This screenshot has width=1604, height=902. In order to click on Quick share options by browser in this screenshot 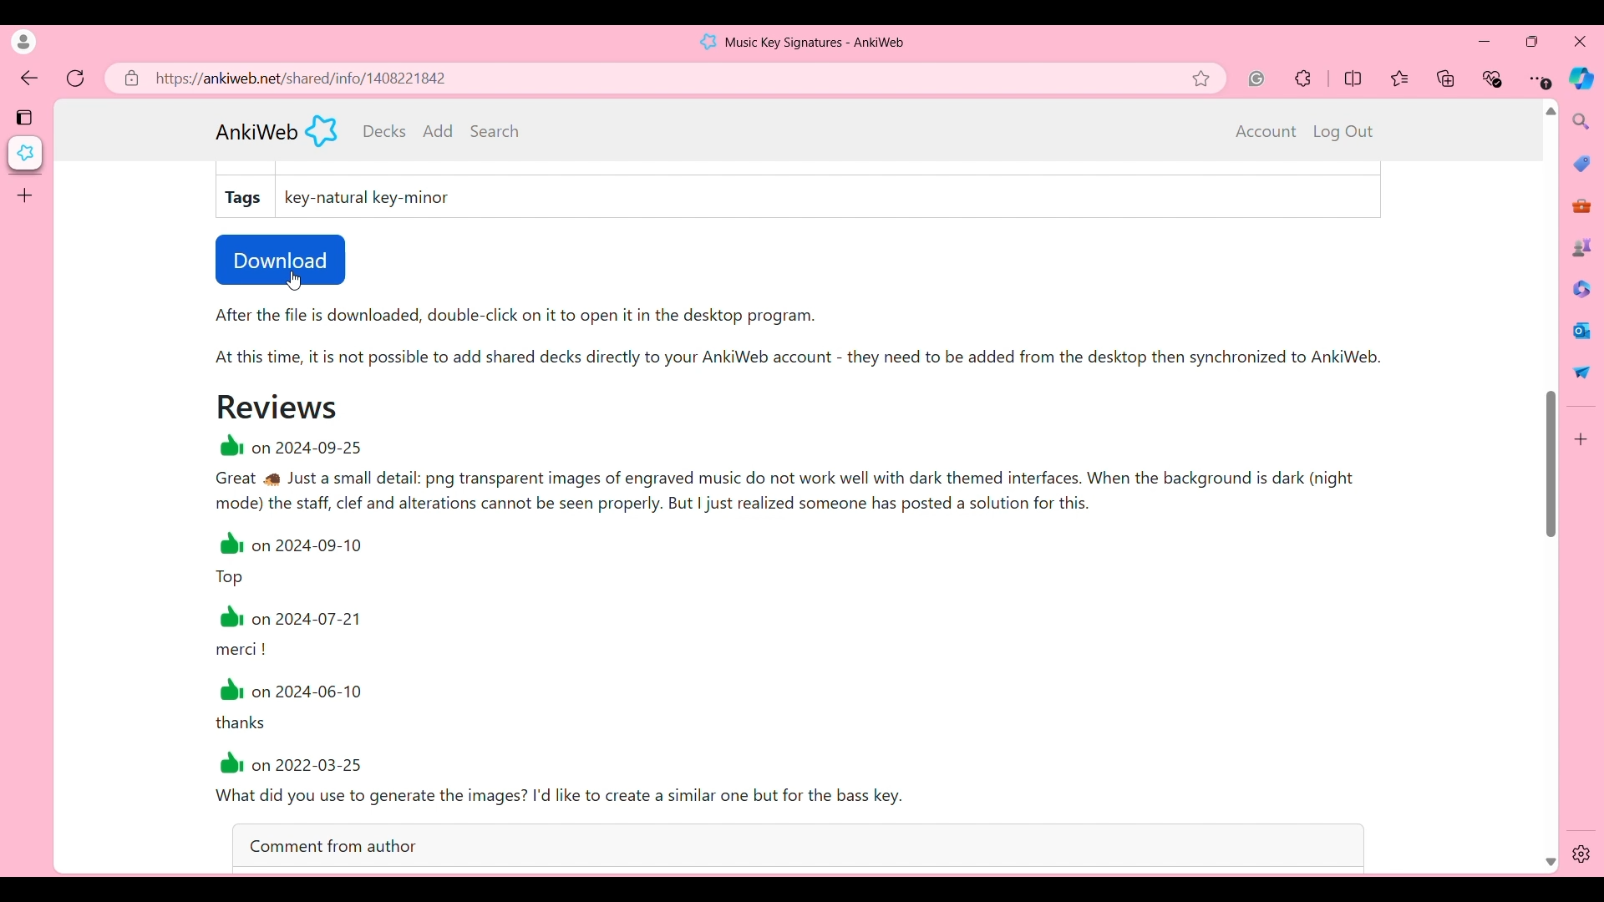, I will do `click(1581, 372)`.